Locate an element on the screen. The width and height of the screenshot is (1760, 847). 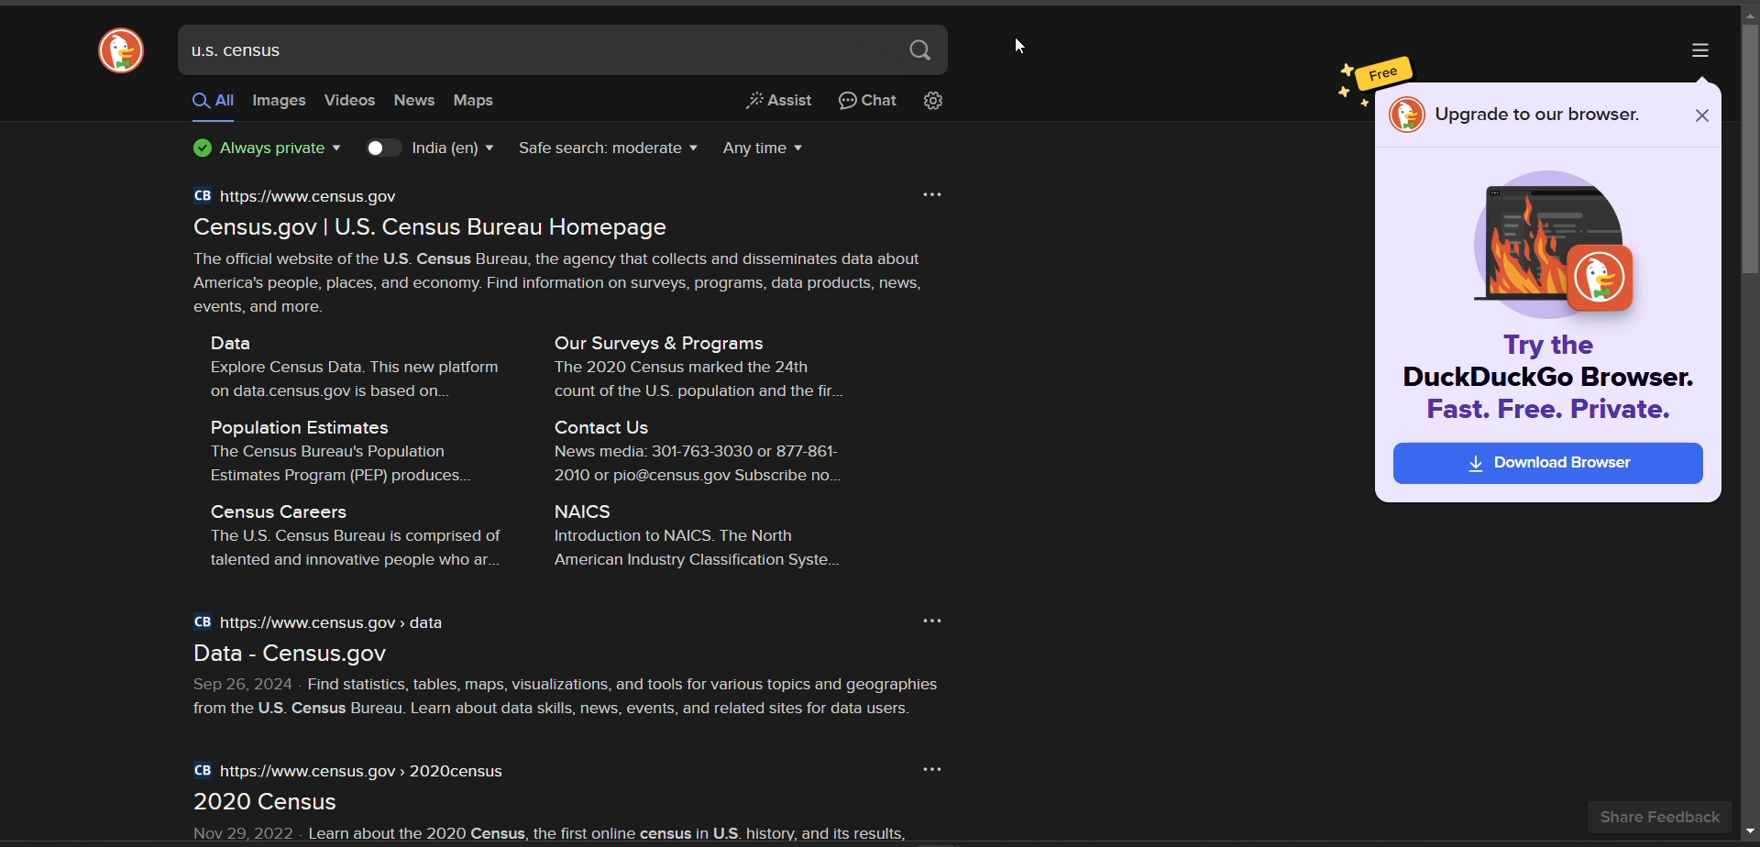
images is located at coordinates (281, 104).